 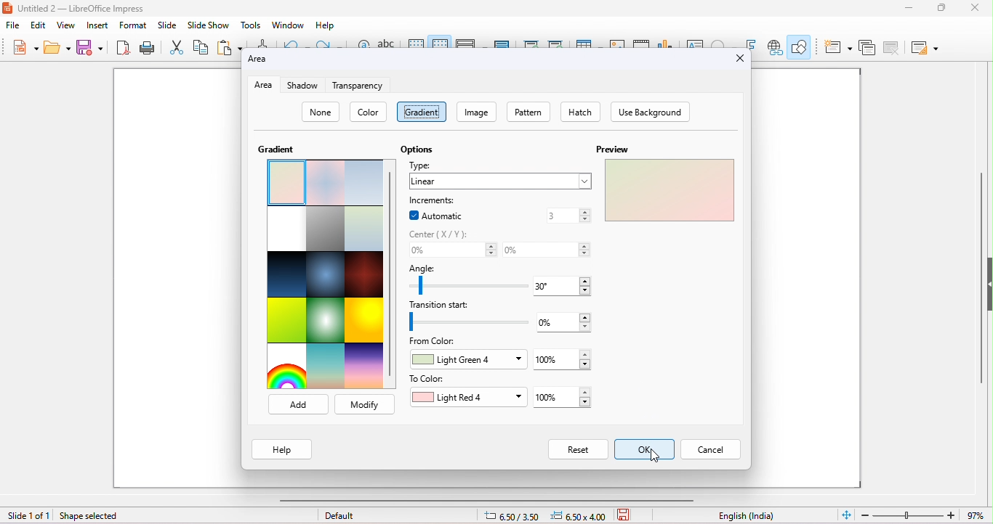 I want to click on fit slide to current window, so click(x=847, y=514).